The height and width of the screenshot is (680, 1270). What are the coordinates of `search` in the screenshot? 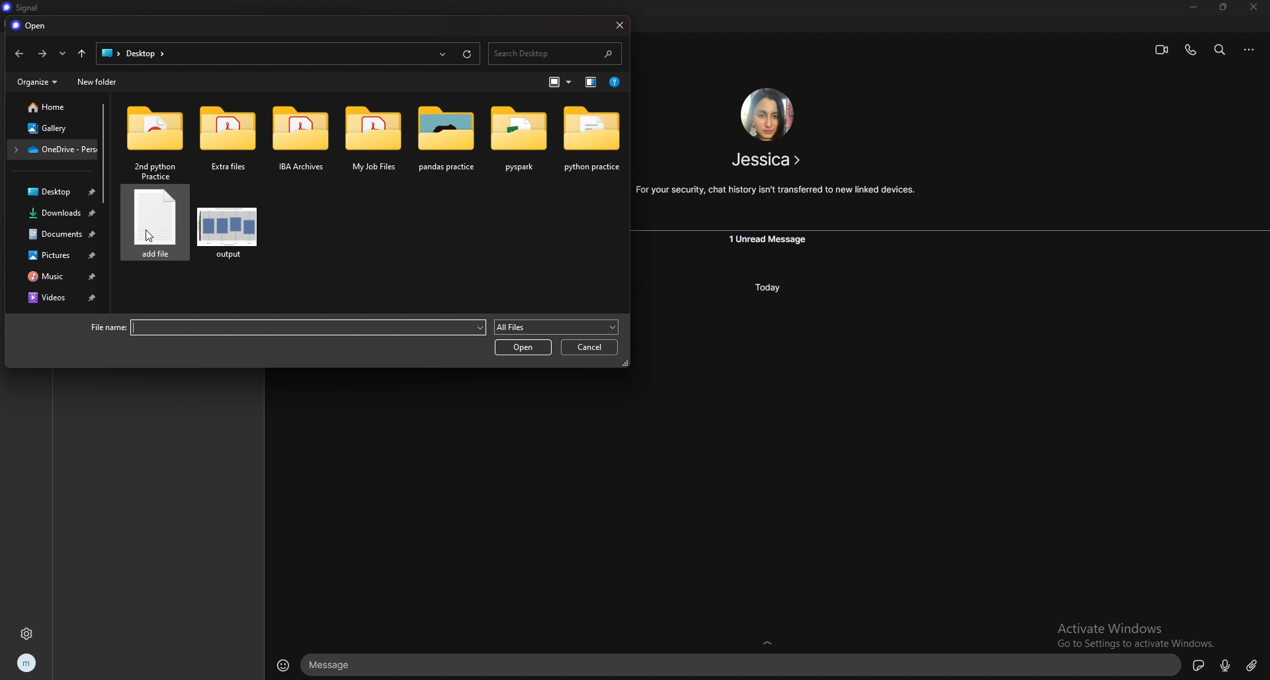 It's located at (1221, 49).